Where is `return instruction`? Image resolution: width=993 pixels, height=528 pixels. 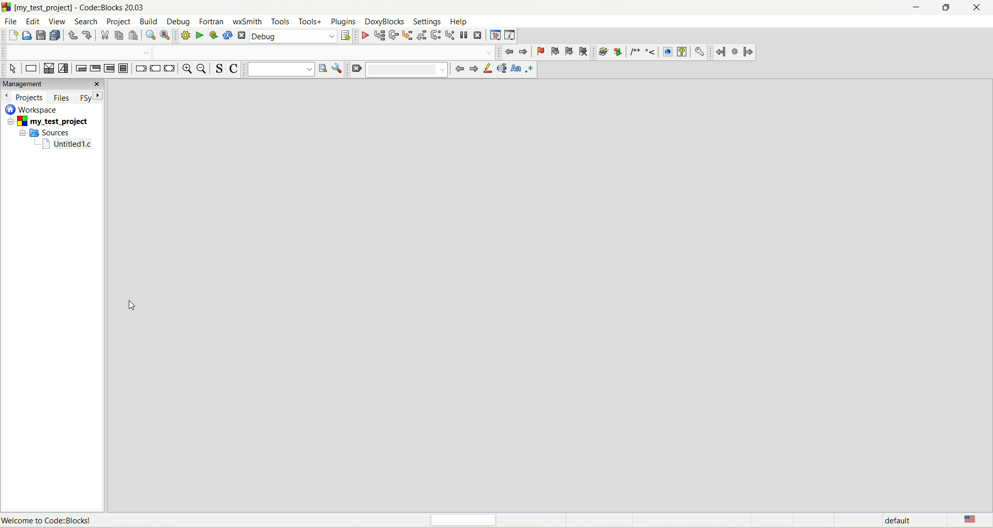 return instruction is located at coordinates (171, 68).